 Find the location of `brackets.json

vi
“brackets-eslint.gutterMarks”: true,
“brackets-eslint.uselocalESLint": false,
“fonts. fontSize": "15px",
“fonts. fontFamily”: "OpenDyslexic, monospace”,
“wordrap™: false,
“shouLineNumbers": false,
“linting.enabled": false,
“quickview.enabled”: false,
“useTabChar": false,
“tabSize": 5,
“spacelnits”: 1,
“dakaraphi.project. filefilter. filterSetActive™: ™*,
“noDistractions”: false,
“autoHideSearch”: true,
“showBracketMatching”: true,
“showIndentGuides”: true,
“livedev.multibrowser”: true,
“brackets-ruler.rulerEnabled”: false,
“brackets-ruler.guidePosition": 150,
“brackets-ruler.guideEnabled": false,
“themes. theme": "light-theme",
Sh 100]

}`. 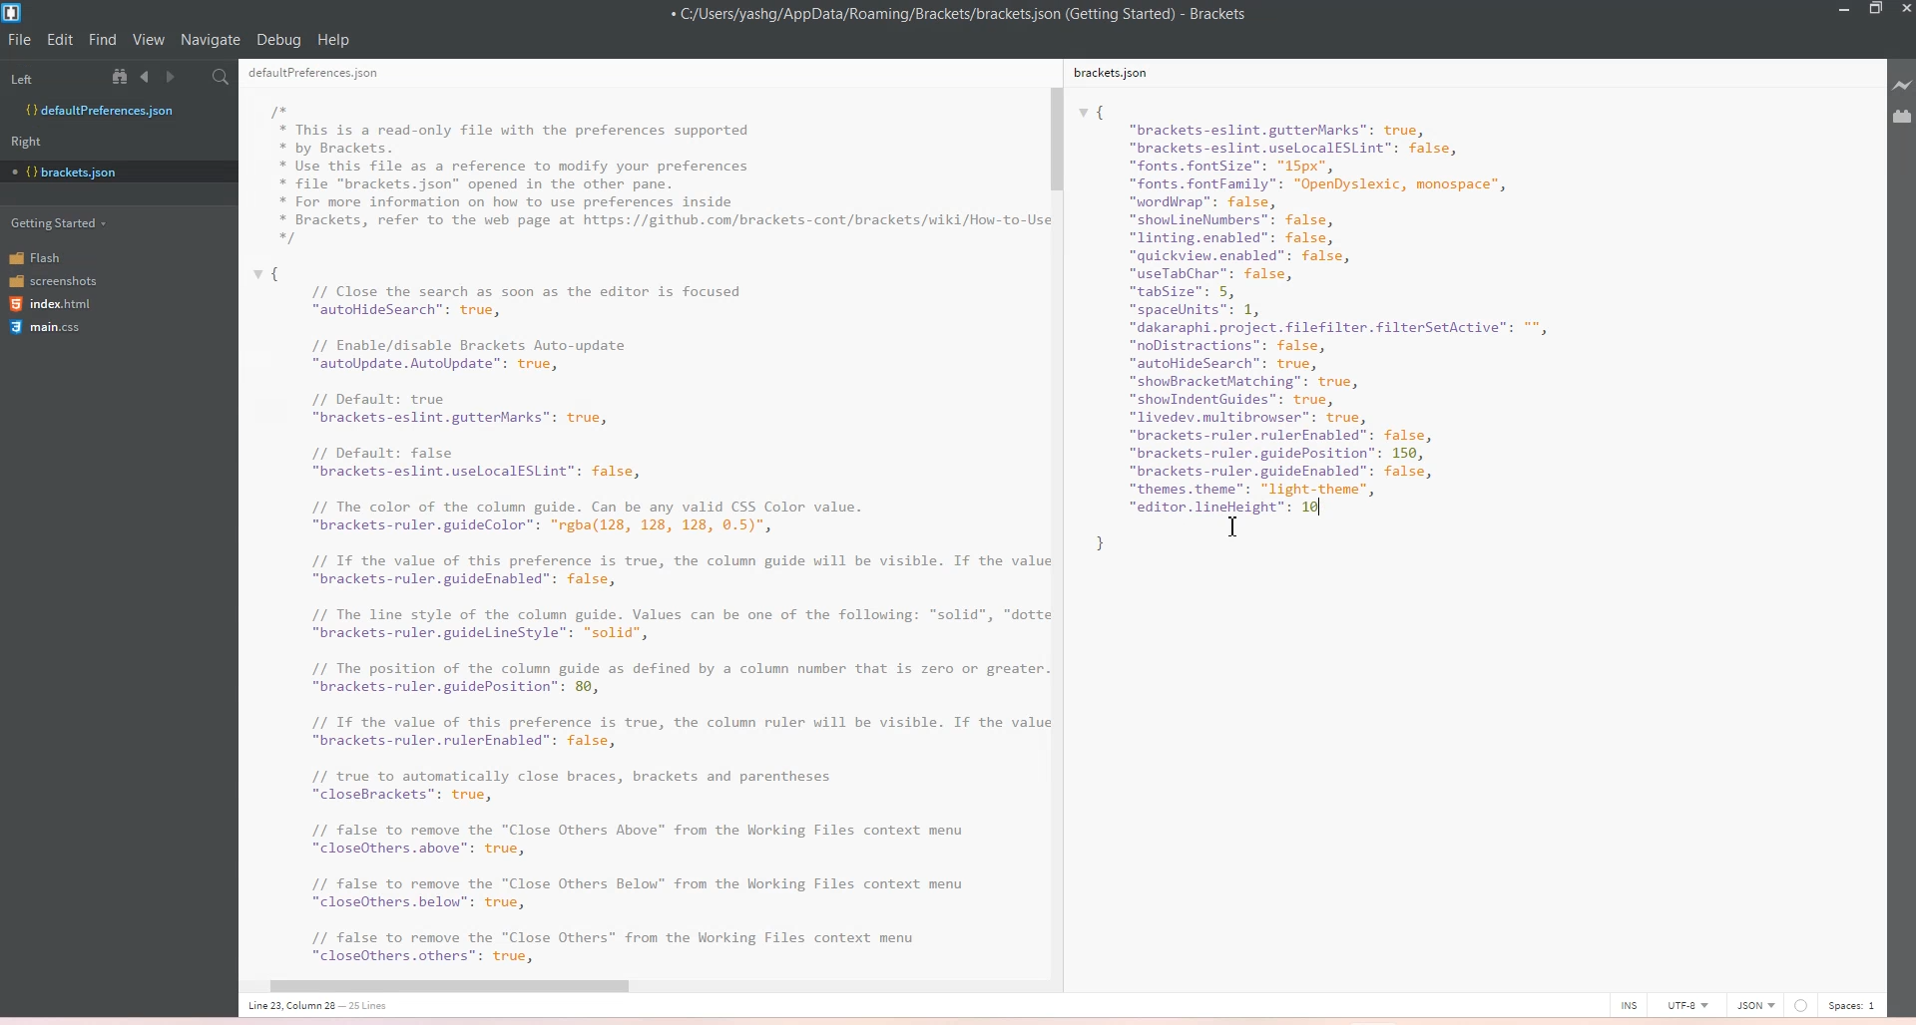

brackets.json

vi
“brackets-eslint.gutterMarks”: true,
“brackets-eslint.uselocalESLint": false,
“fonts. fontSize": "15px",
“fonts. fontFamily”: "OpenDyslexic, monospace”,
“wordrap™: false,
“shouLineNumbers": false,
“linting.enabled": false,
“quickview.enabled”: false,
“useTabChar": false,
“tabSize": 5,
“spacelnits”: 1,
“dakaraphi.project. filefilter. filterSetActive™: ™*,
“noDistractions”: false,
“autoHideSearch”: true,
“showBracketMatching”: true,
“showIndentGuides”: true,
“livedev.multibrowser”: true,
“brackets-ruler.rulerEnabled”: false,
“brackets-ruler.guidePosition": 150,
“brackets-ruler.guideEnabled": false,
“themes. theme": "light-theme",
Sh 100]

} is located at coordinates (1352, 343).